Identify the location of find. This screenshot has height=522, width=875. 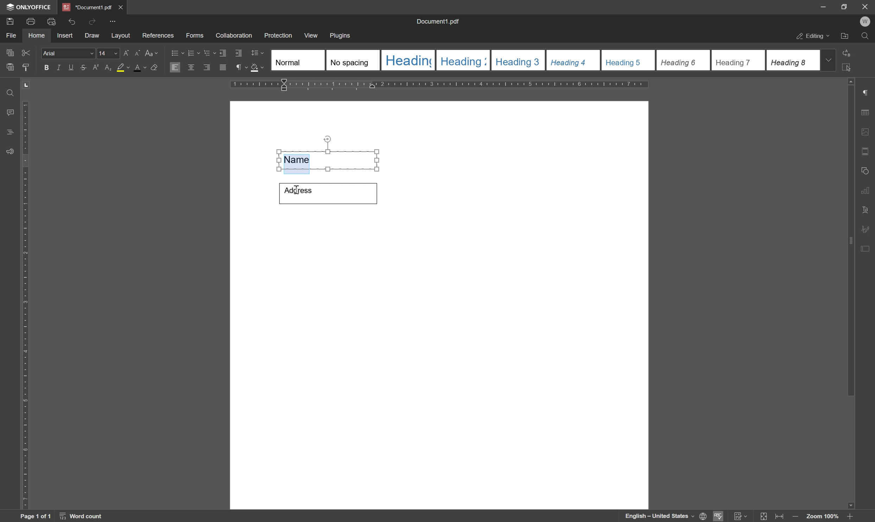
(867, 38).